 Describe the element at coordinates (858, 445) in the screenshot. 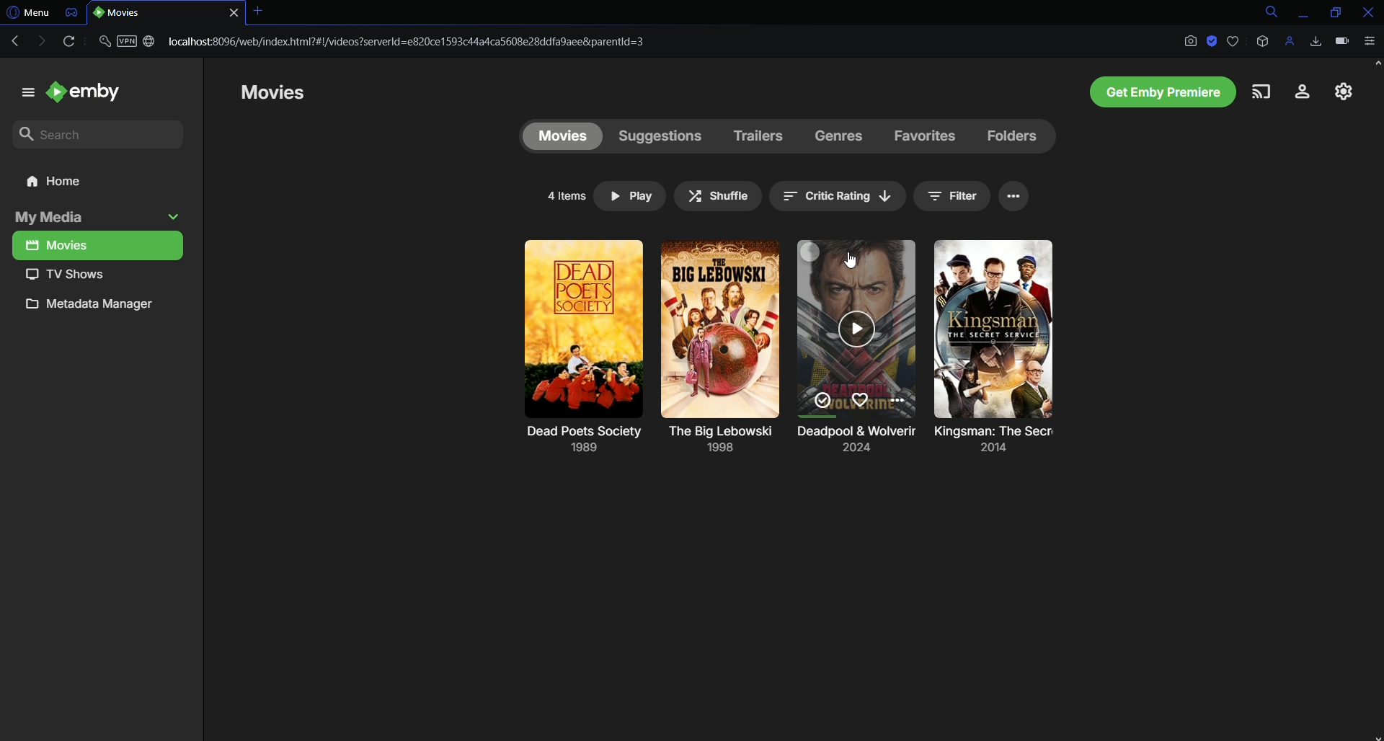

I see `Kingsman` at that location.